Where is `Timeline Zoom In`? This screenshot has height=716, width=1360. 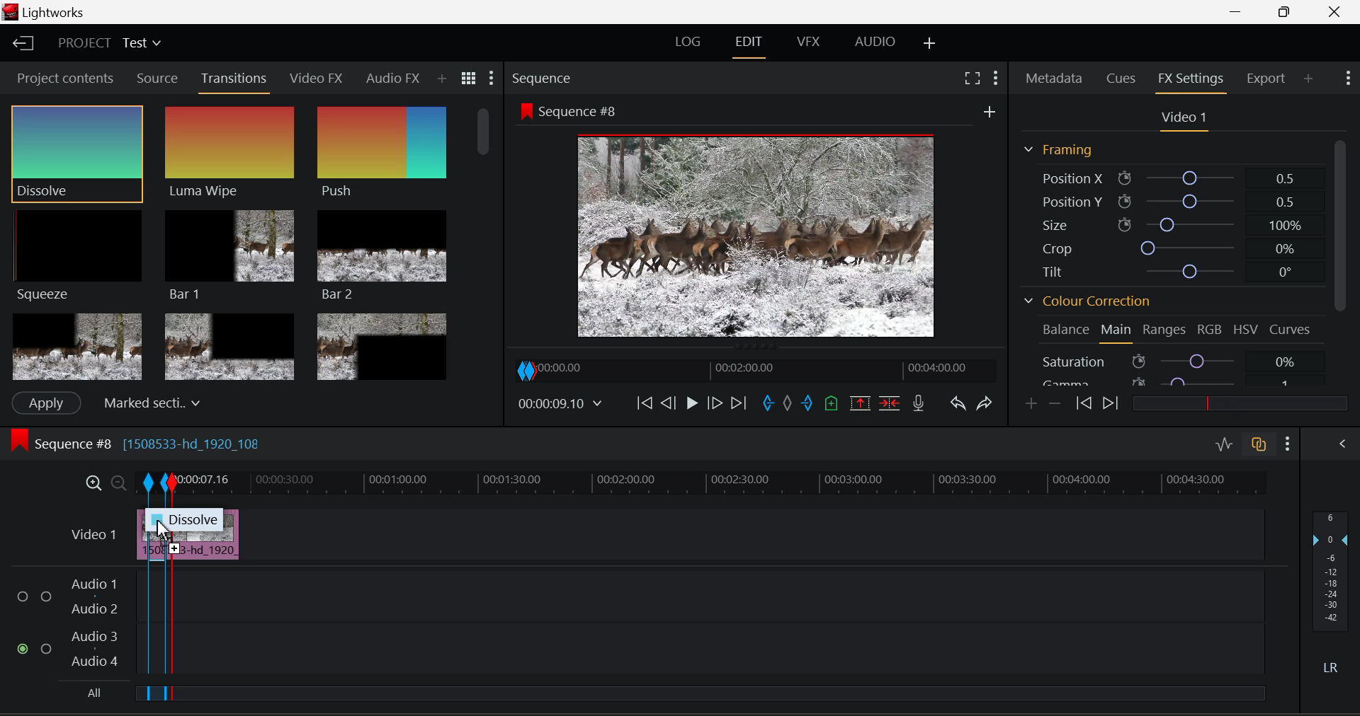 Timeline Zoom In is located at coordinates (93, 483).